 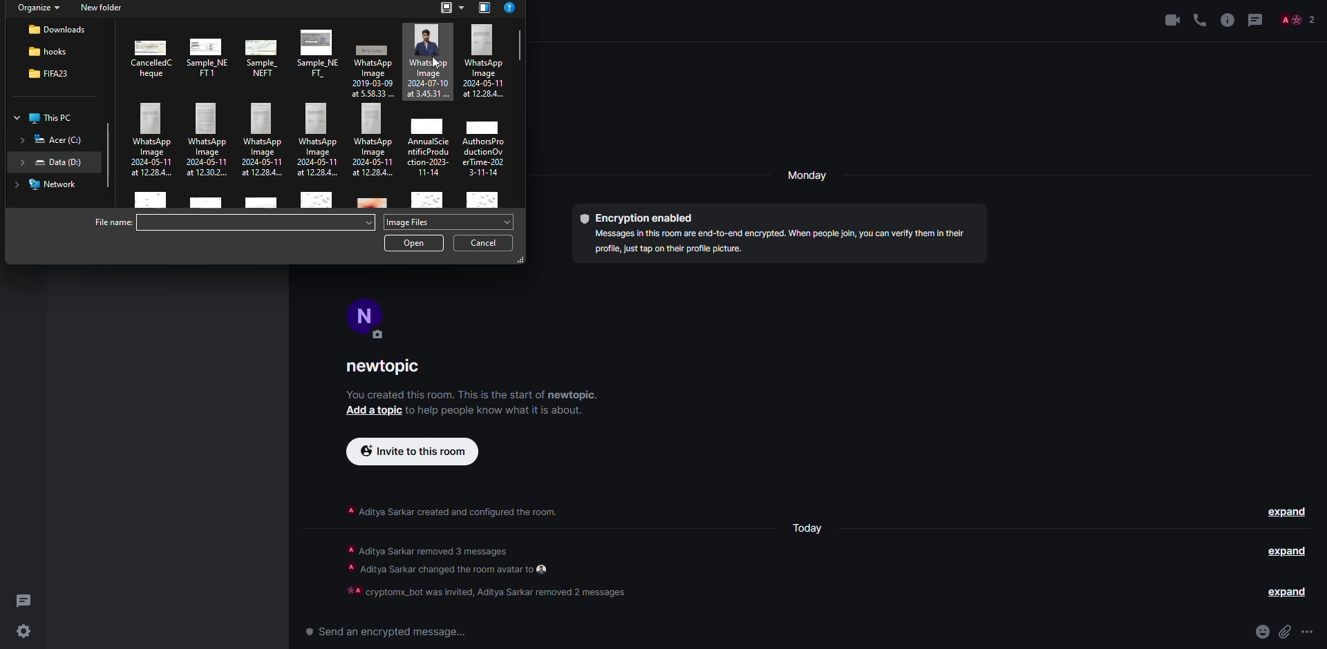 What do you see at coordinates (415, 244) in the screenshot?
I see `open` at bounding box center [415, 244].